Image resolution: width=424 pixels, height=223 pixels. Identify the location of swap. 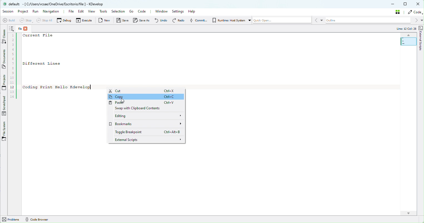
(141, 109).